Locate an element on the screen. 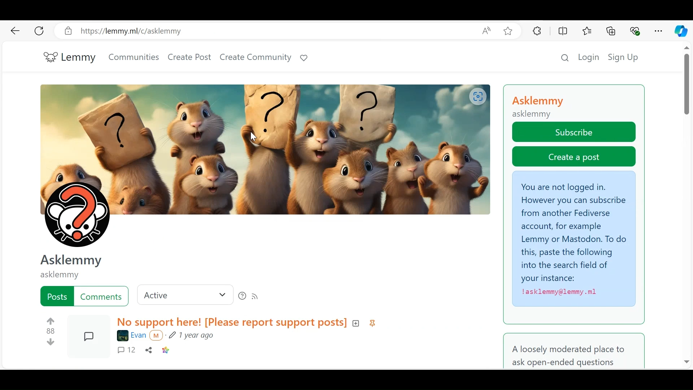  Communities is located at coordinates (134, 57).